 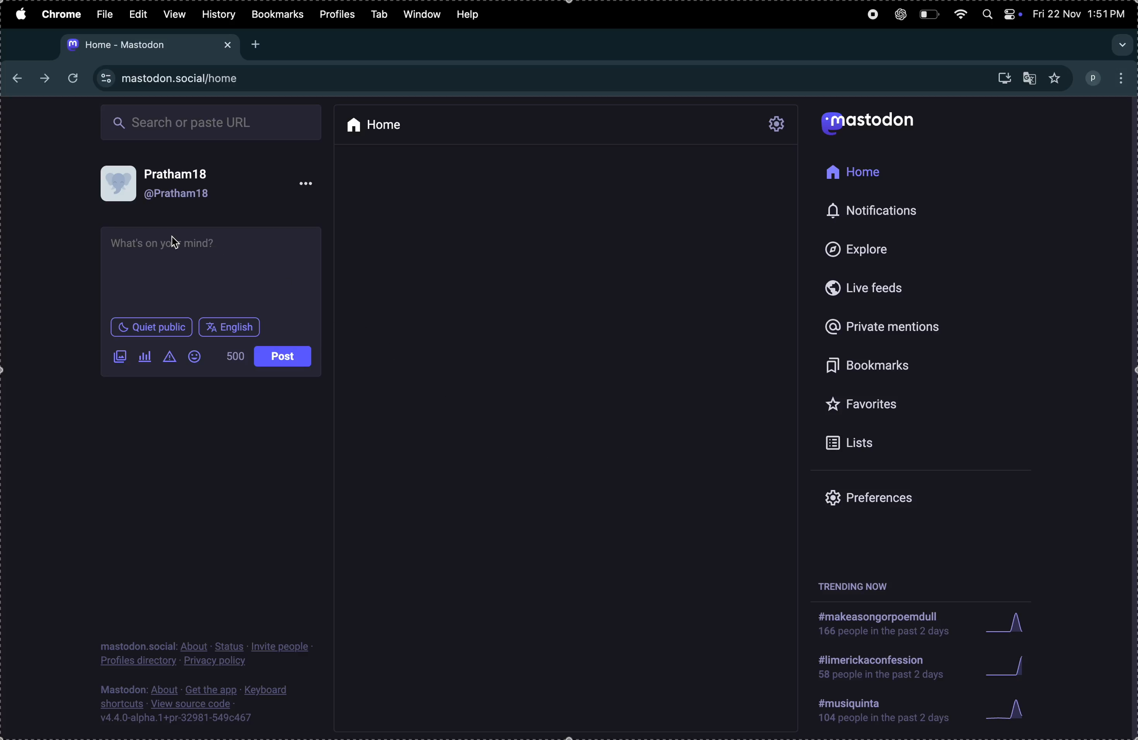 I want to click on profiles, so click(x=336, y=14).